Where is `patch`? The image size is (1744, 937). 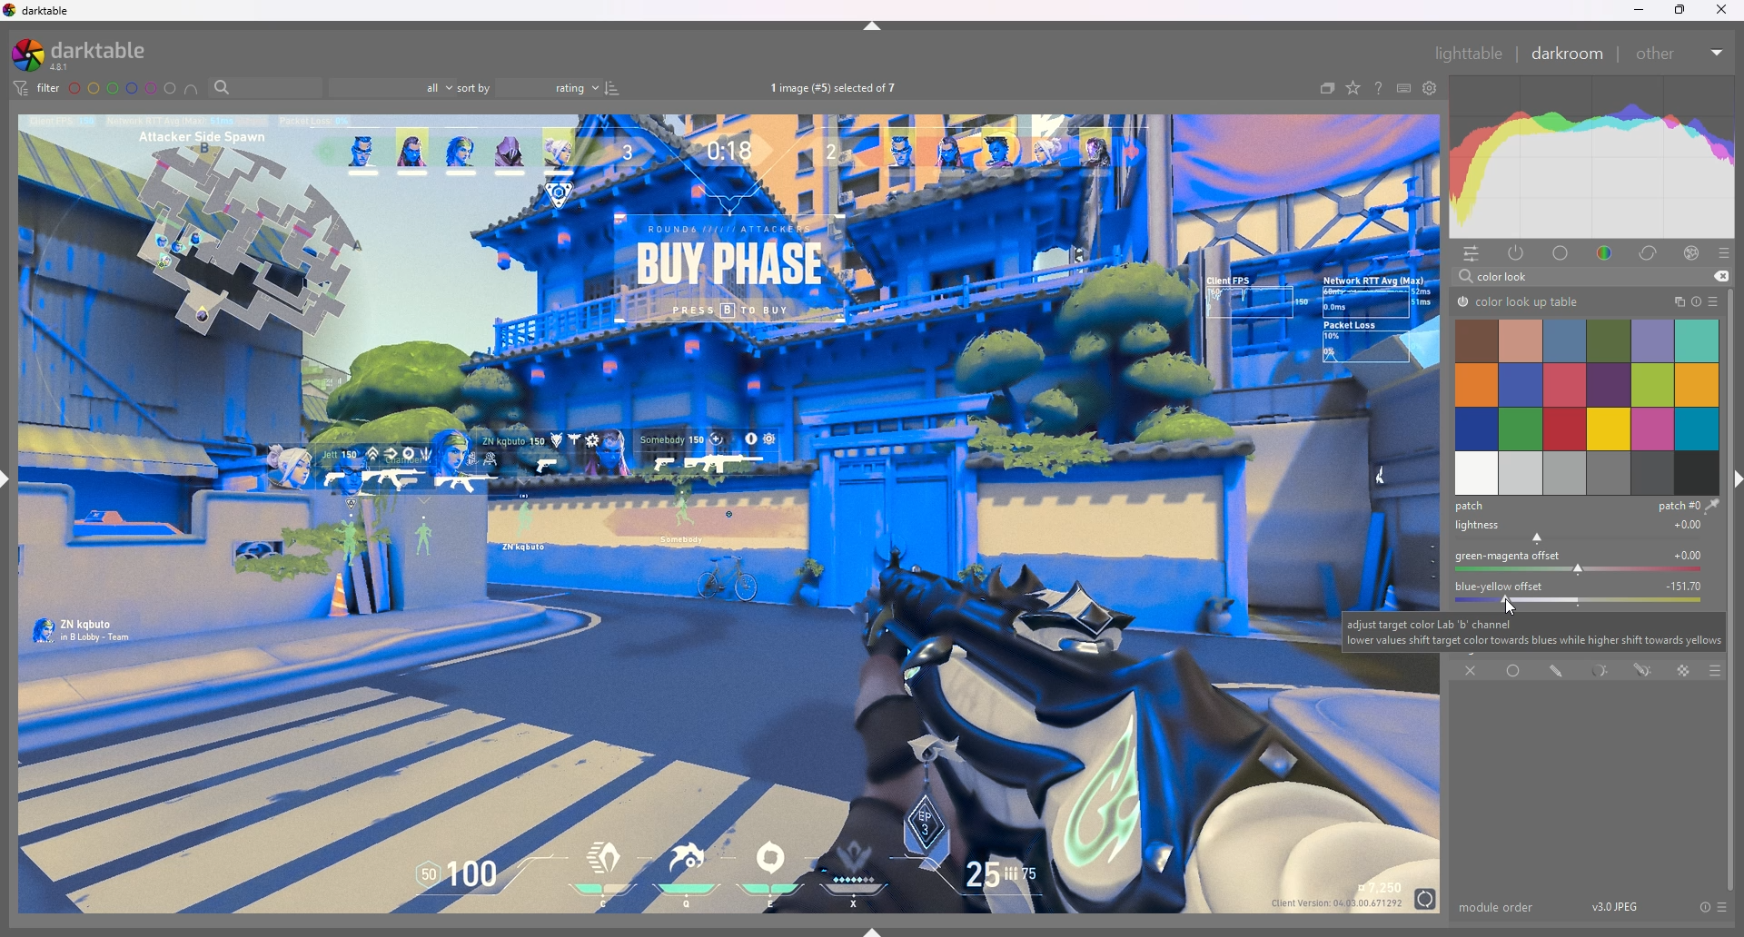
patch is located at coordinates (1585, 506).